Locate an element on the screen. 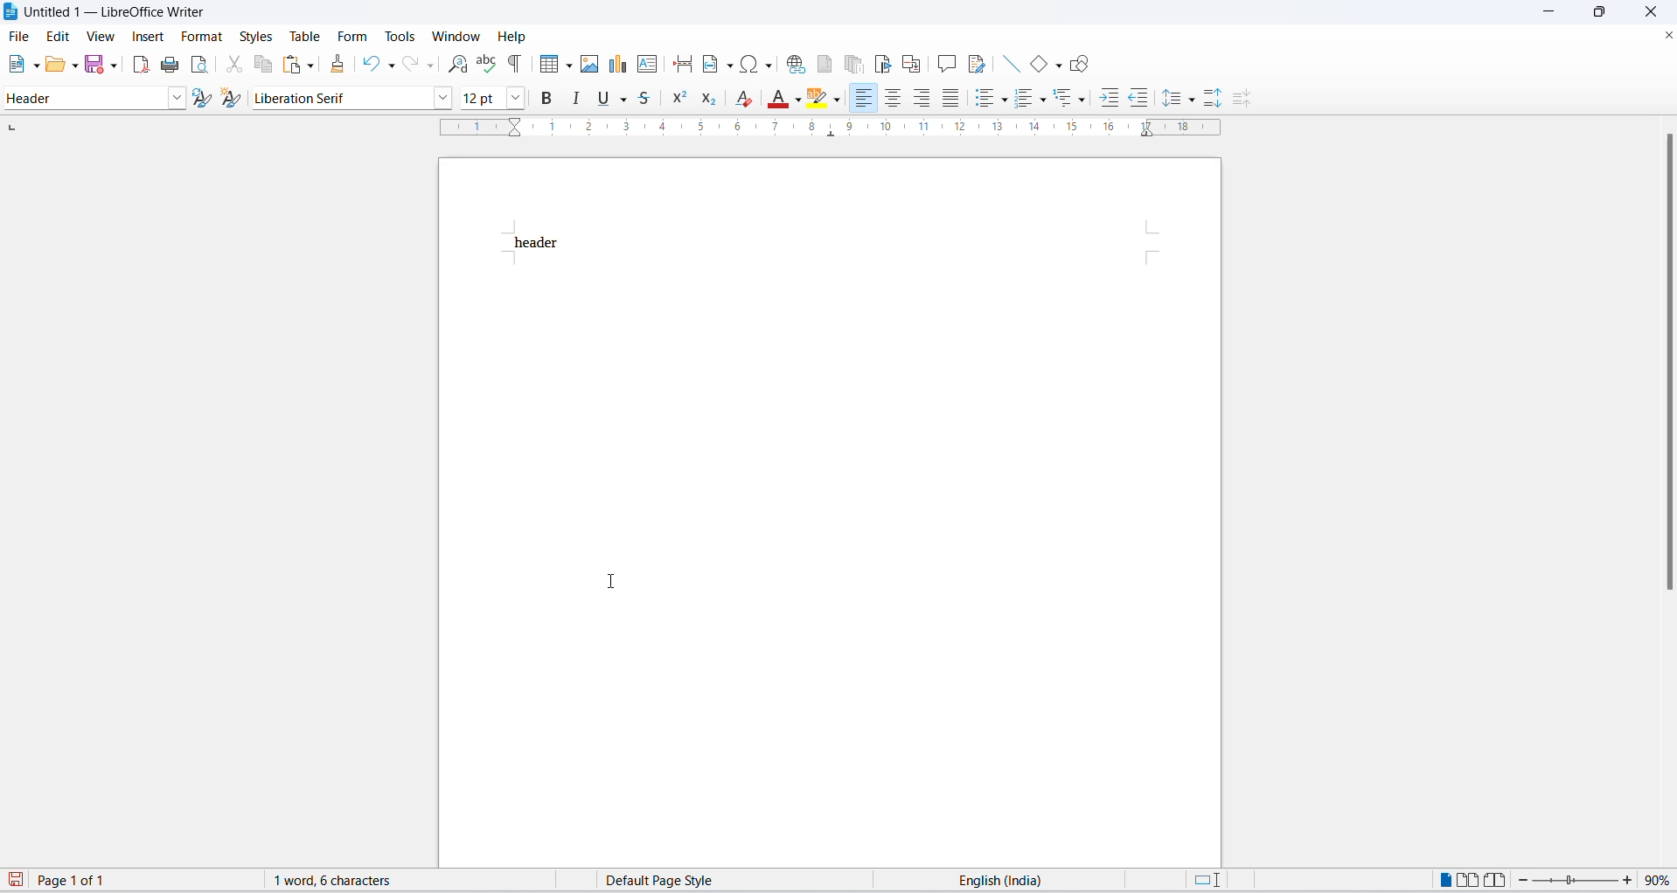 The width and height of the screenshot is (1677, 893). cut is located at coordinates (233, 66).